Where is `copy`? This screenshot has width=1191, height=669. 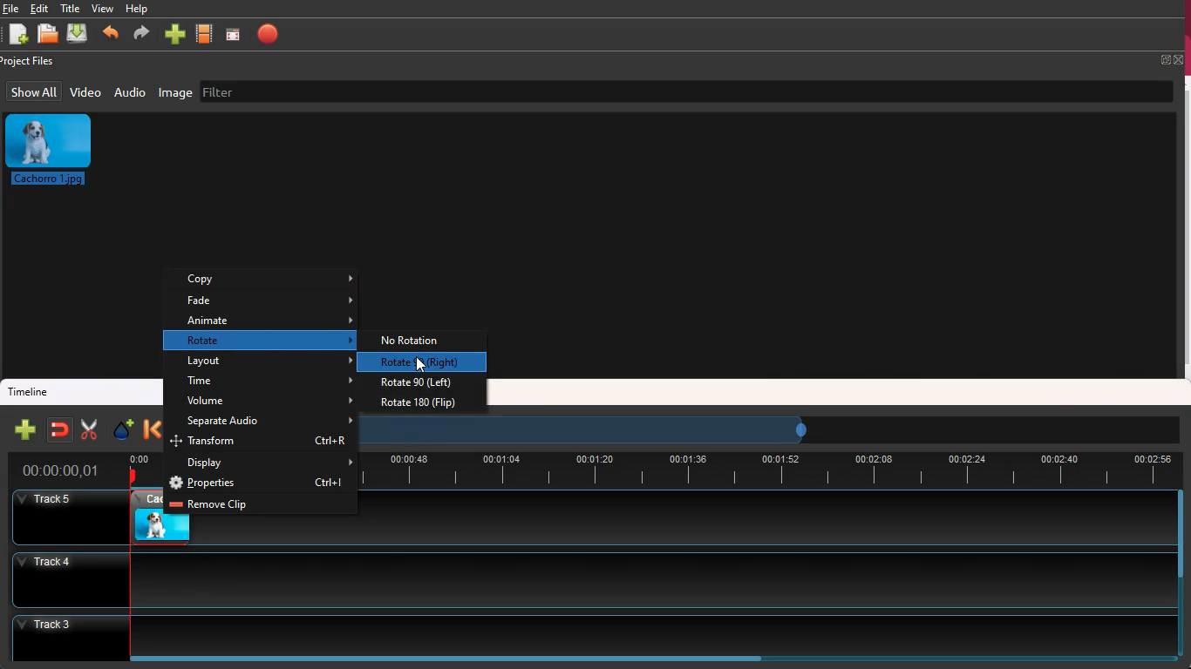 copy is located at coordinates (271, 277).